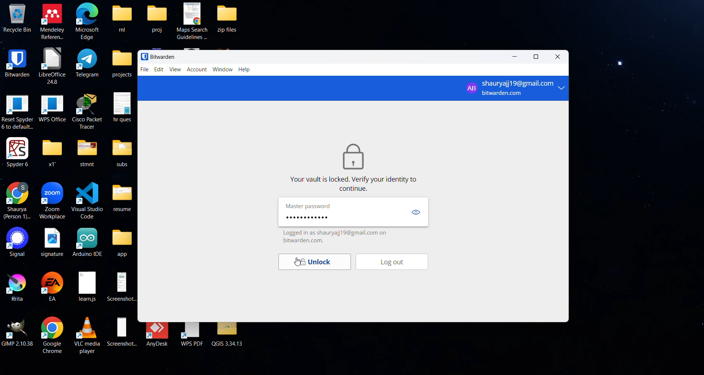 The height and width of the screenshot is (375, 704). Describe the element at coordinates (310, 206) in the screenshot. I see `Master password` at that location.